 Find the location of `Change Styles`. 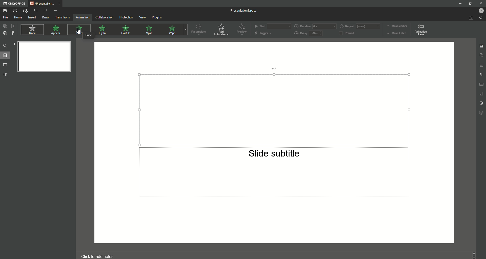

Change Styles is located at coordinates (12, 33).